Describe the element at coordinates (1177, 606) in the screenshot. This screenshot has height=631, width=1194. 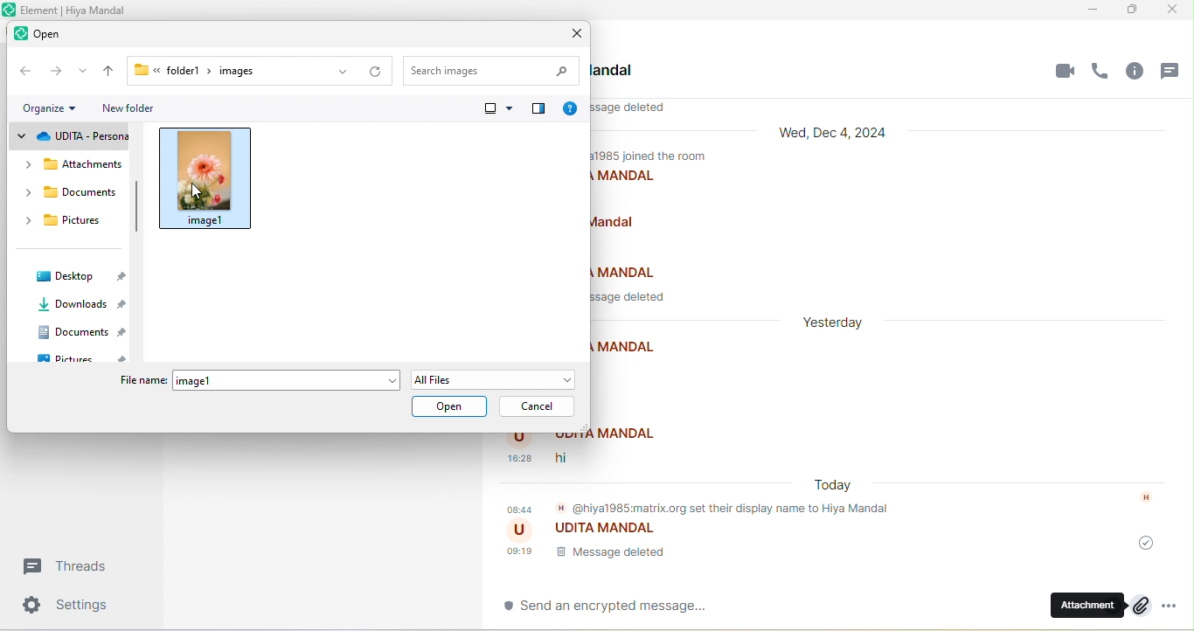
I see `more option` at that location.